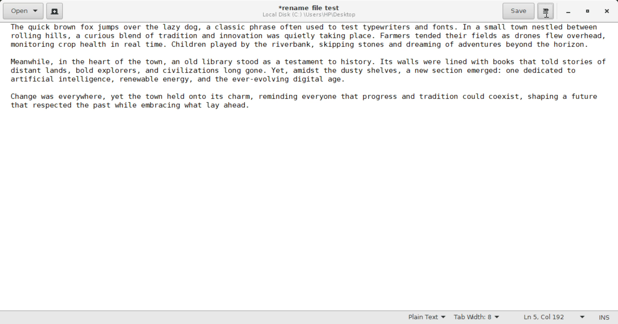  I want to click on Save, so click(519, 11).